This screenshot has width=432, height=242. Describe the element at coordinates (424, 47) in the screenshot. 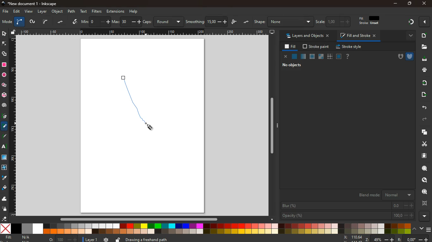

I see `files` at that location.